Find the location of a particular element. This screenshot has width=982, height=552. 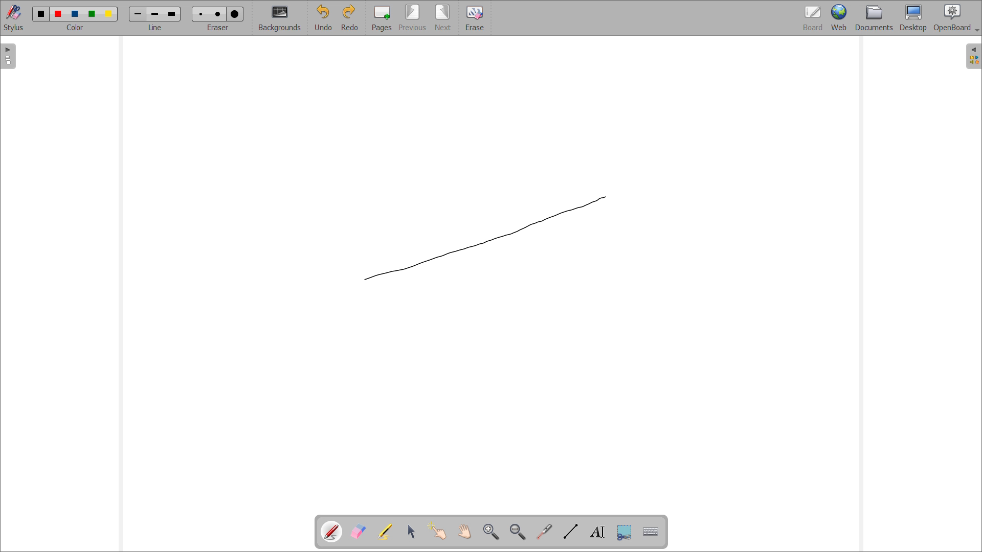

select and modify objects is located at coordinates (412, 532).